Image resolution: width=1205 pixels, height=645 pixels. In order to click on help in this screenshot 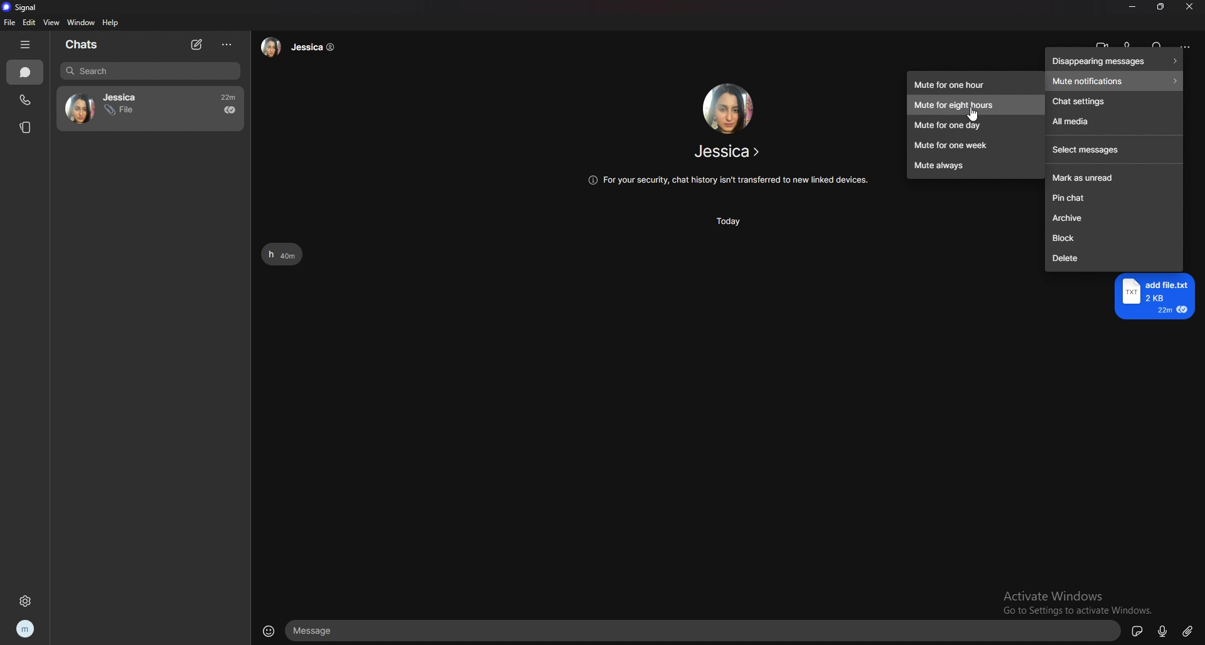, I will do `click(110, 23)`.